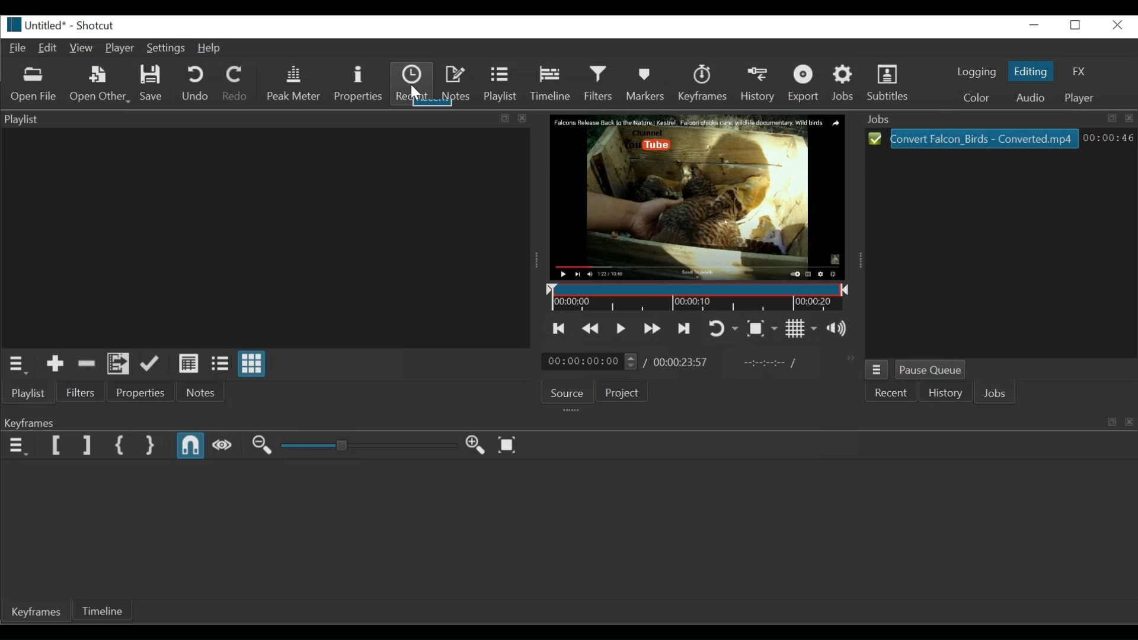 The image size is (1138, 640). I want to click on Set Filter First, so click(56, 446).